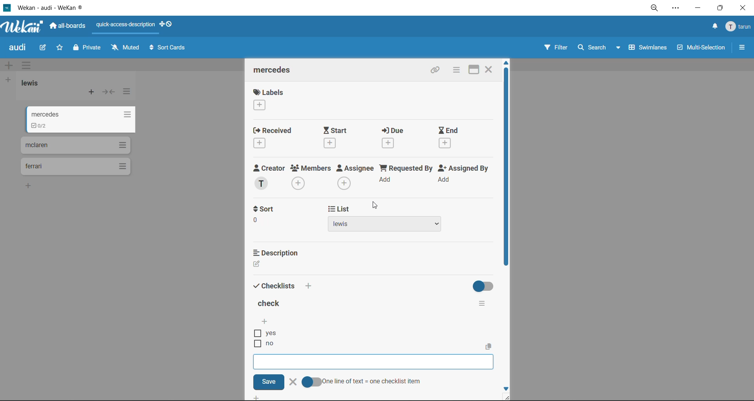  Describe the element at coordinates (60, 49) in the screenshot. I see `star` at that location.